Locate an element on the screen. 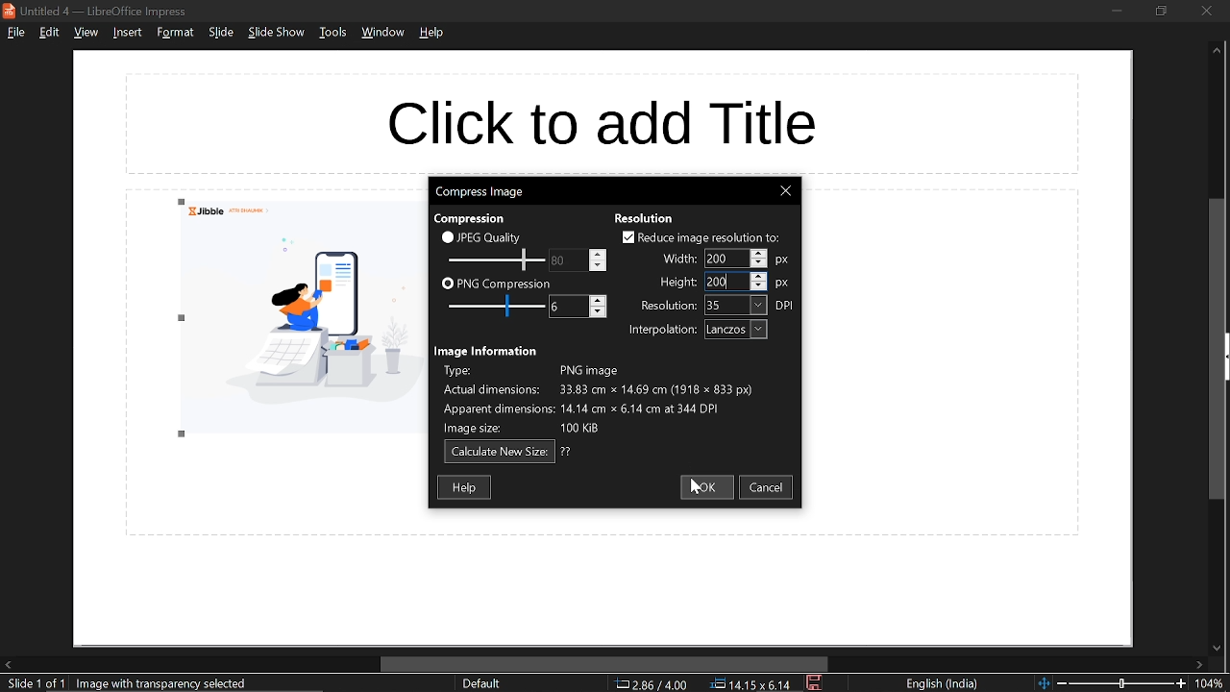  image with transparency selected is located at coordinates (167, 683).